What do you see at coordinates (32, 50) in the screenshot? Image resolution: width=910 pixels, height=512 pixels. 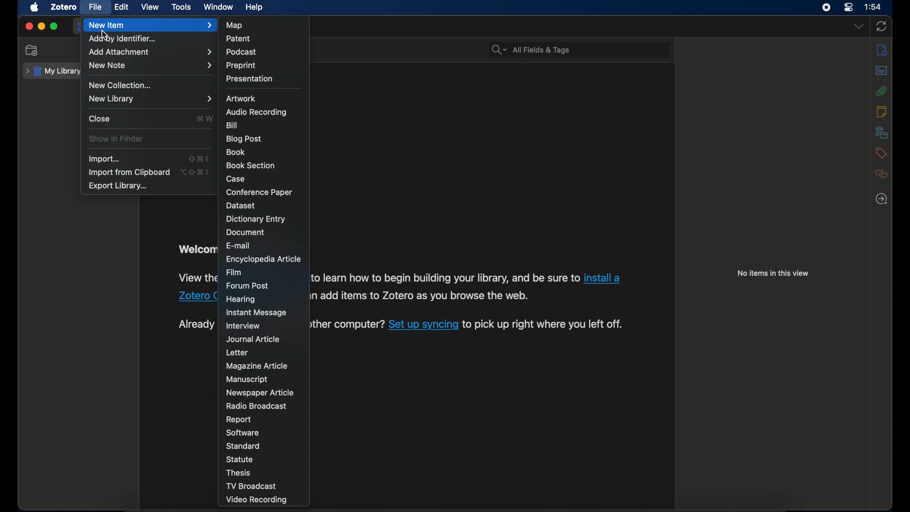 I see `new collection` at bounding box center [32, 50].